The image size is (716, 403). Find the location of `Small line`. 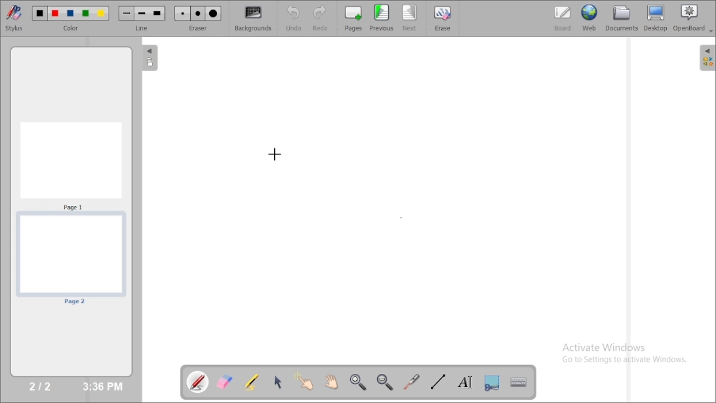

Small line is located at coordinates (126, 13).